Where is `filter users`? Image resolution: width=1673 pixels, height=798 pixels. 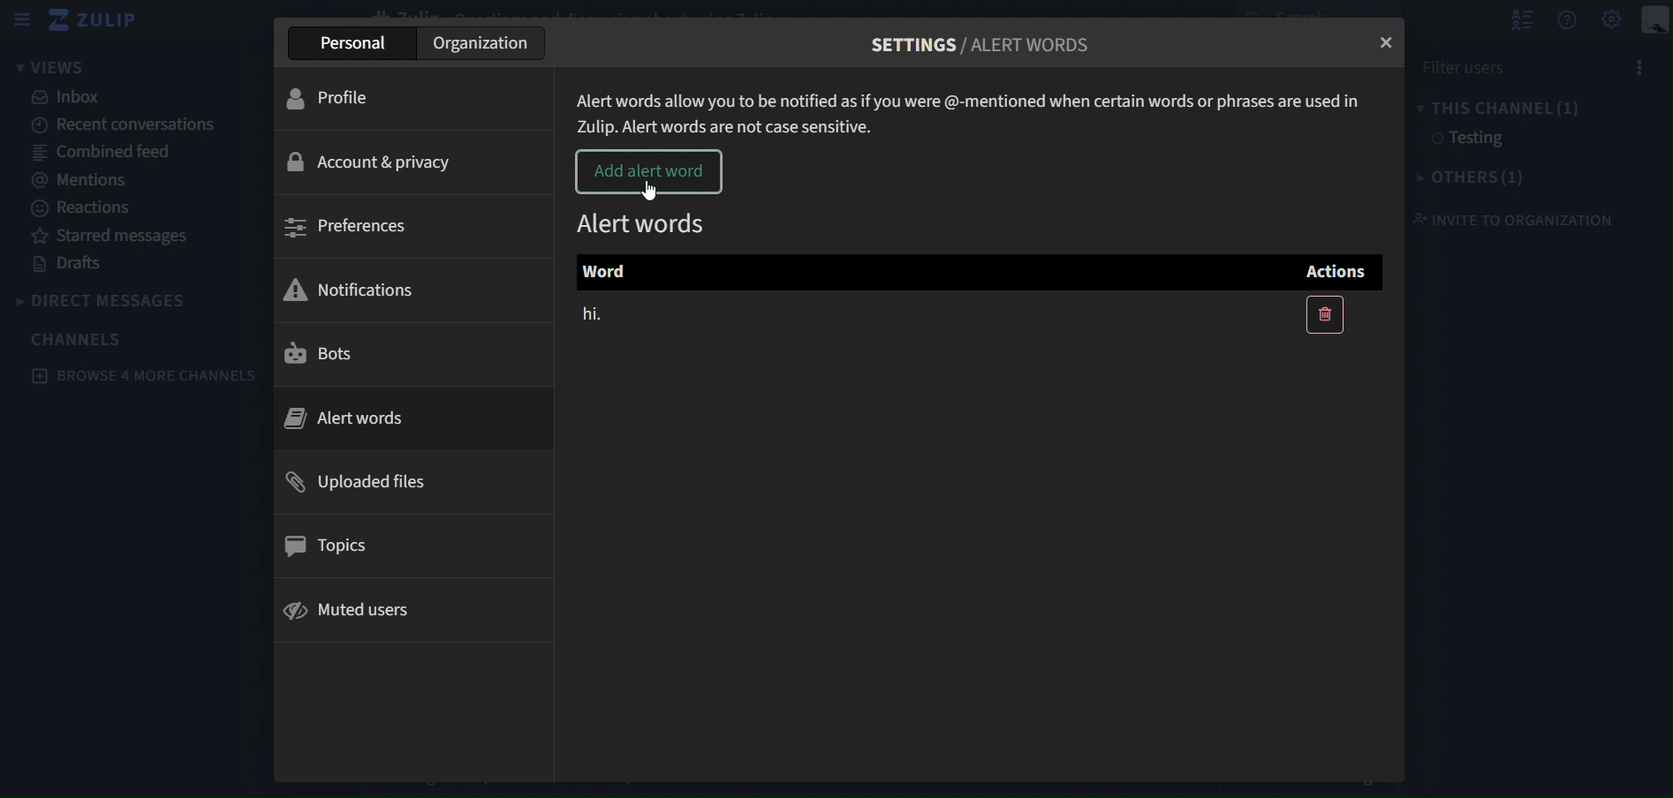
filter users is located at coordinates (1512, 67).